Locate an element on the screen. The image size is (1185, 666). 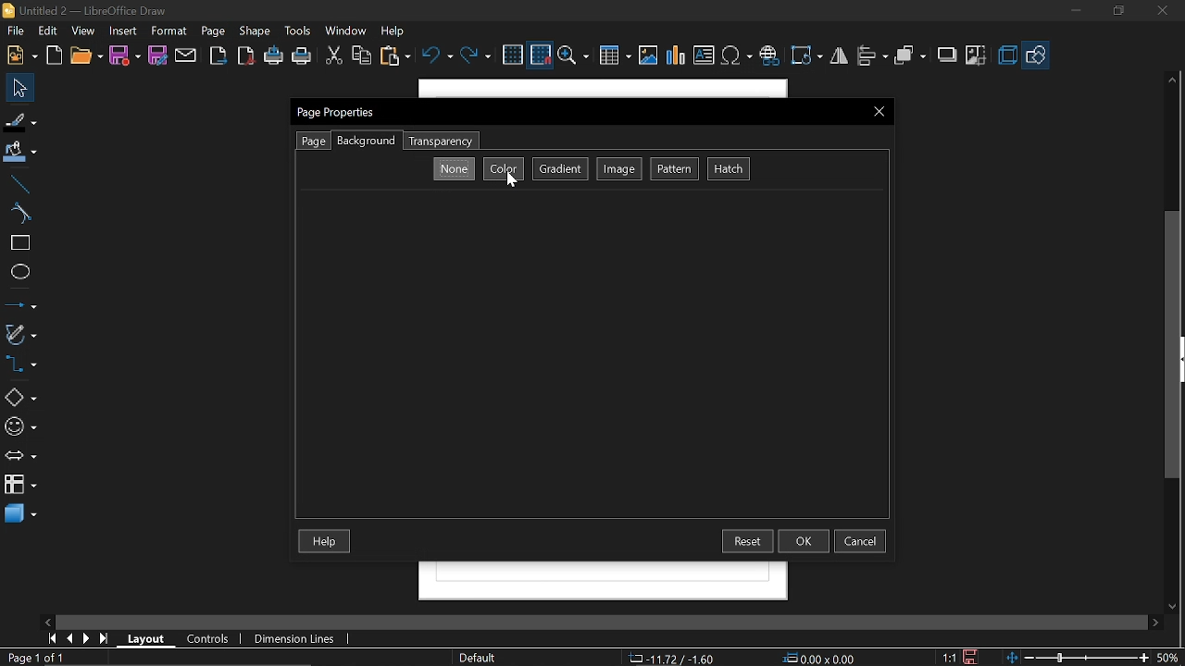
Go to first page is located at coordinates (54, 639).